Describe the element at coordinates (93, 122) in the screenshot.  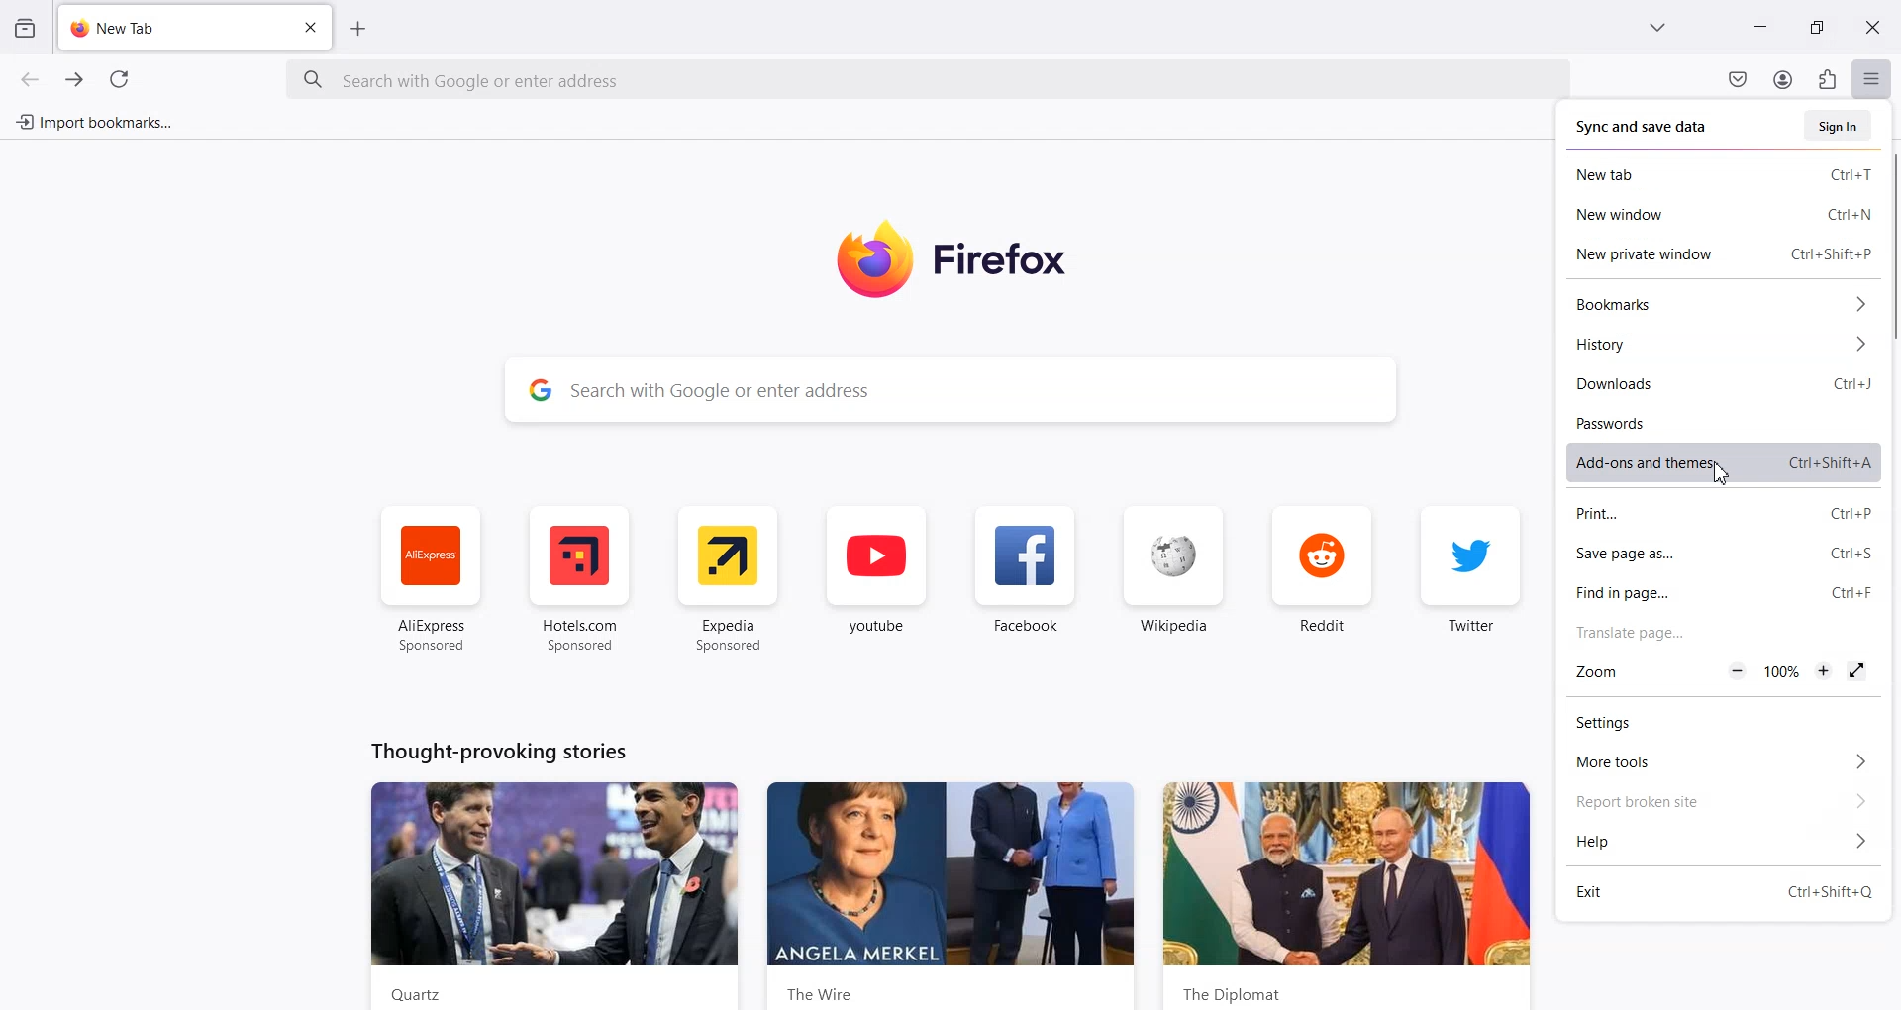
I see `Import bookmarks` at that location.